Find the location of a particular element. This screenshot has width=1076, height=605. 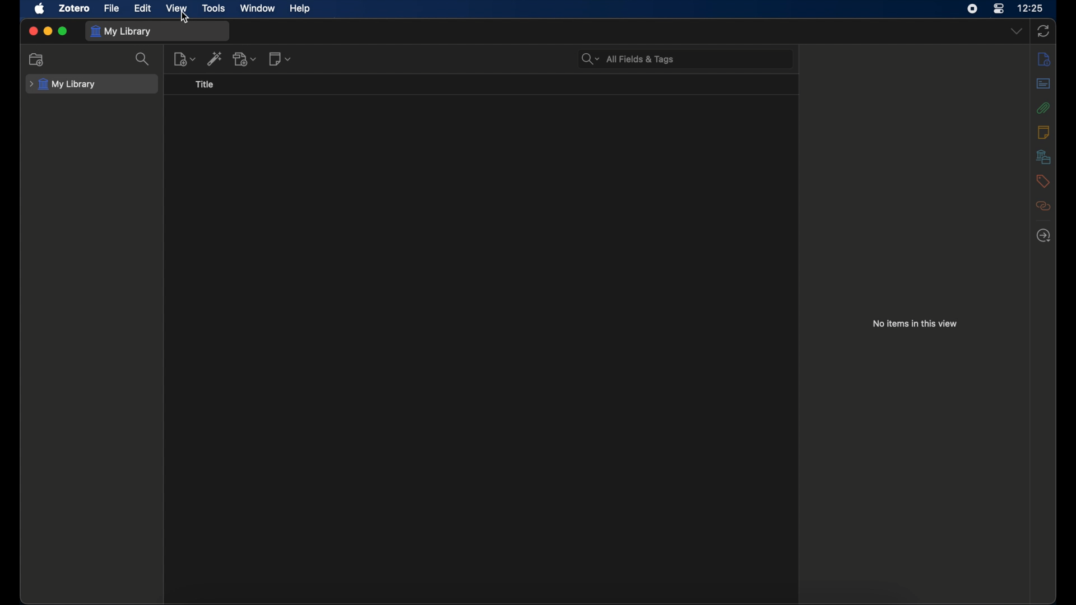

related is located at coordinates (1043, 206).